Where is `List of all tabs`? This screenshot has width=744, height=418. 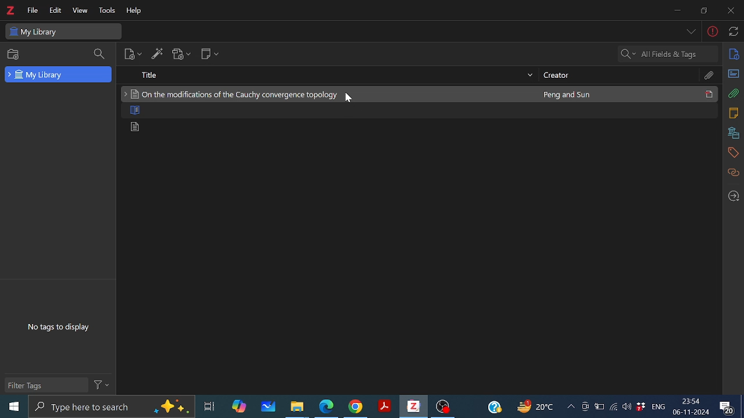 List of all tabs is located at coordinates (689, 32).